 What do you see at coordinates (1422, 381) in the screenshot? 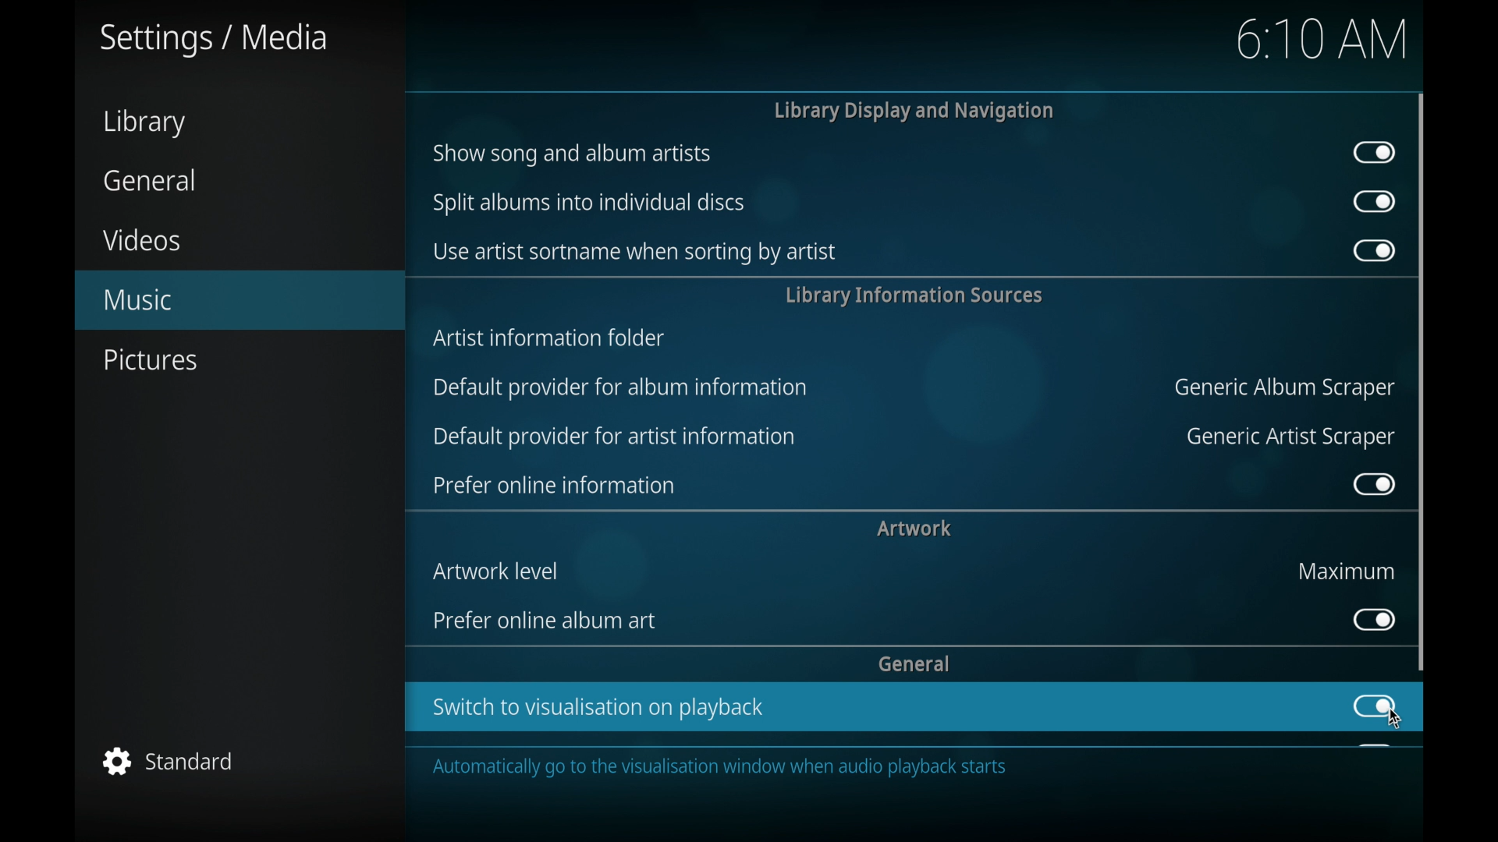
I see `scroll box` at bounding box center [1422, 381].